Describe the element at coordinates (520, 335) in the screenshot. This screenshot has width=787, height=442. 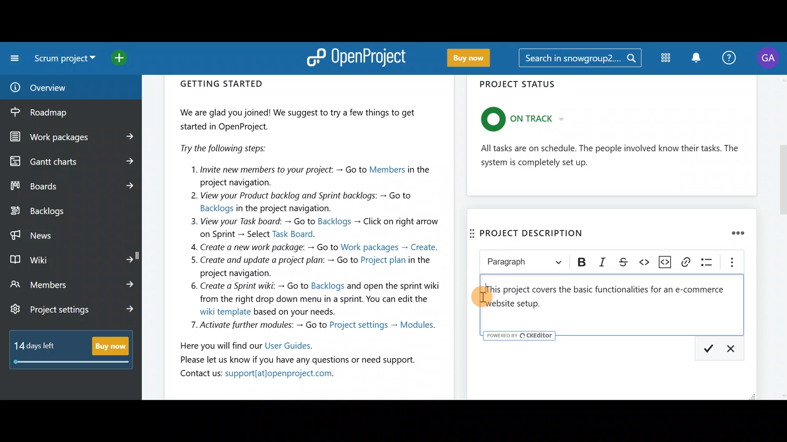
I see `powered by CKEditor` at that location.